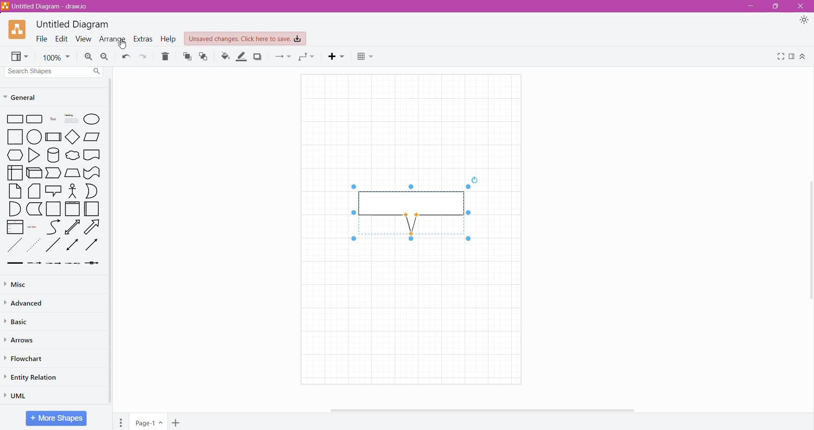  I want to click on Horizontal scroll Bar, so click(491, 410).